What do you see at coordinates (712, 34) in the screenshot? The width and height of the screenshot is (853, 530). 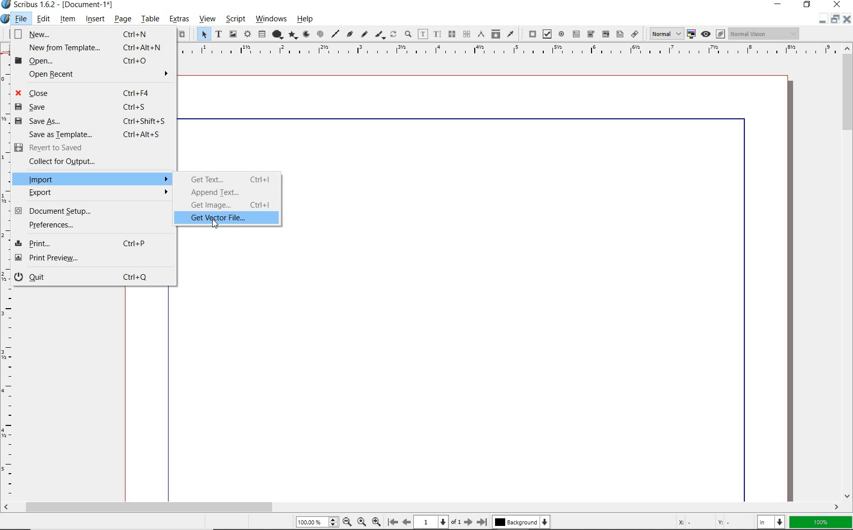 I see `preview mode` at bounding box center [712, 34].